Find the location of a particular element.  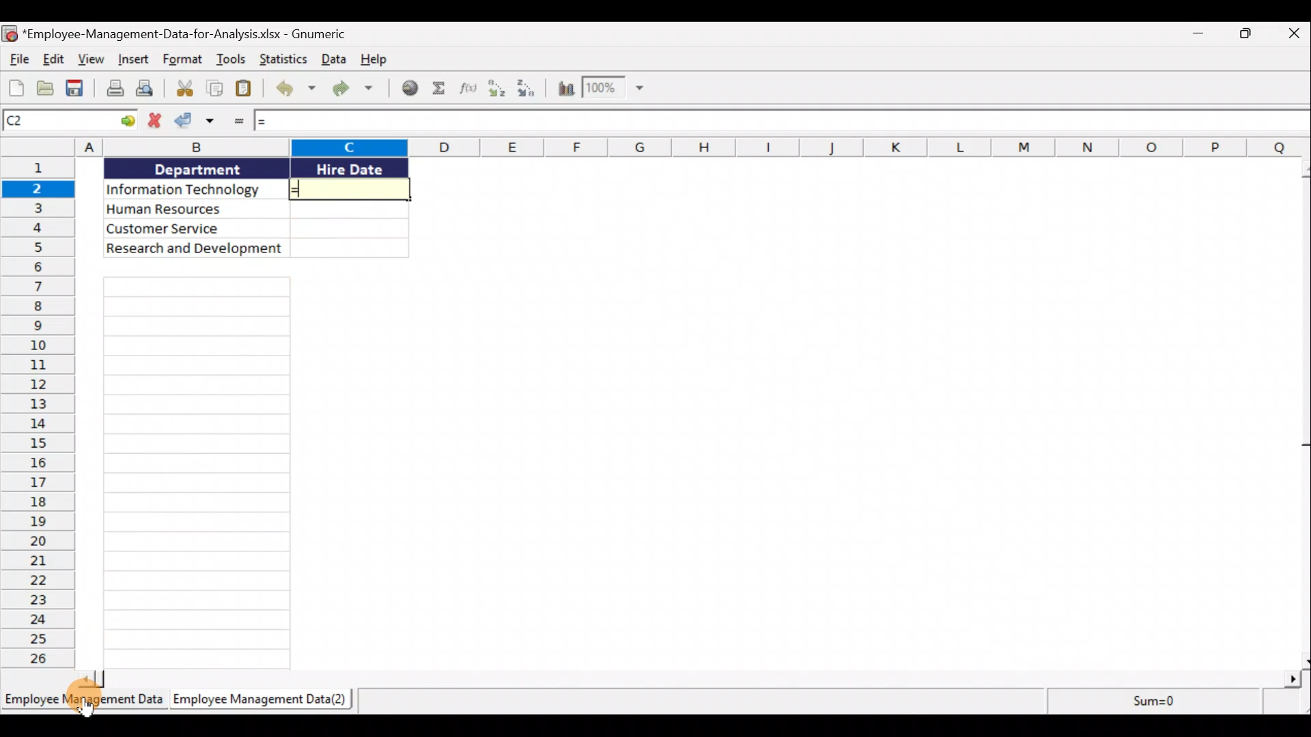

Document name is located at coordinates (175, 33).